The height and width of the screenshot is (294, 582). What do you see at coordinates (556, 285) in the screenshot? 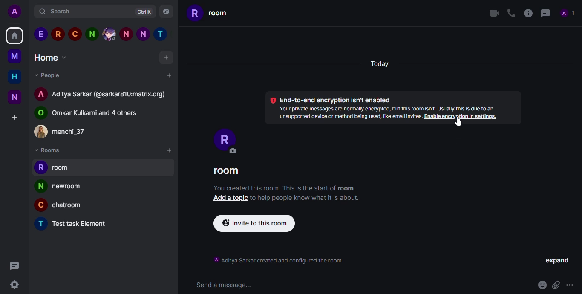
I see `attach` at bounding box center [556, 285].